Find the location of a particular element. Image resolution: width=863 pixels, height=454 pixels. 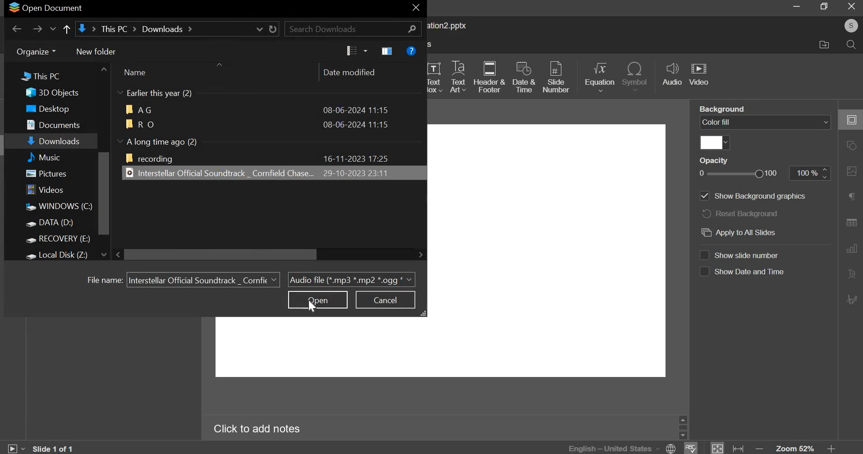

change your view is located at coordinates (356, 51).